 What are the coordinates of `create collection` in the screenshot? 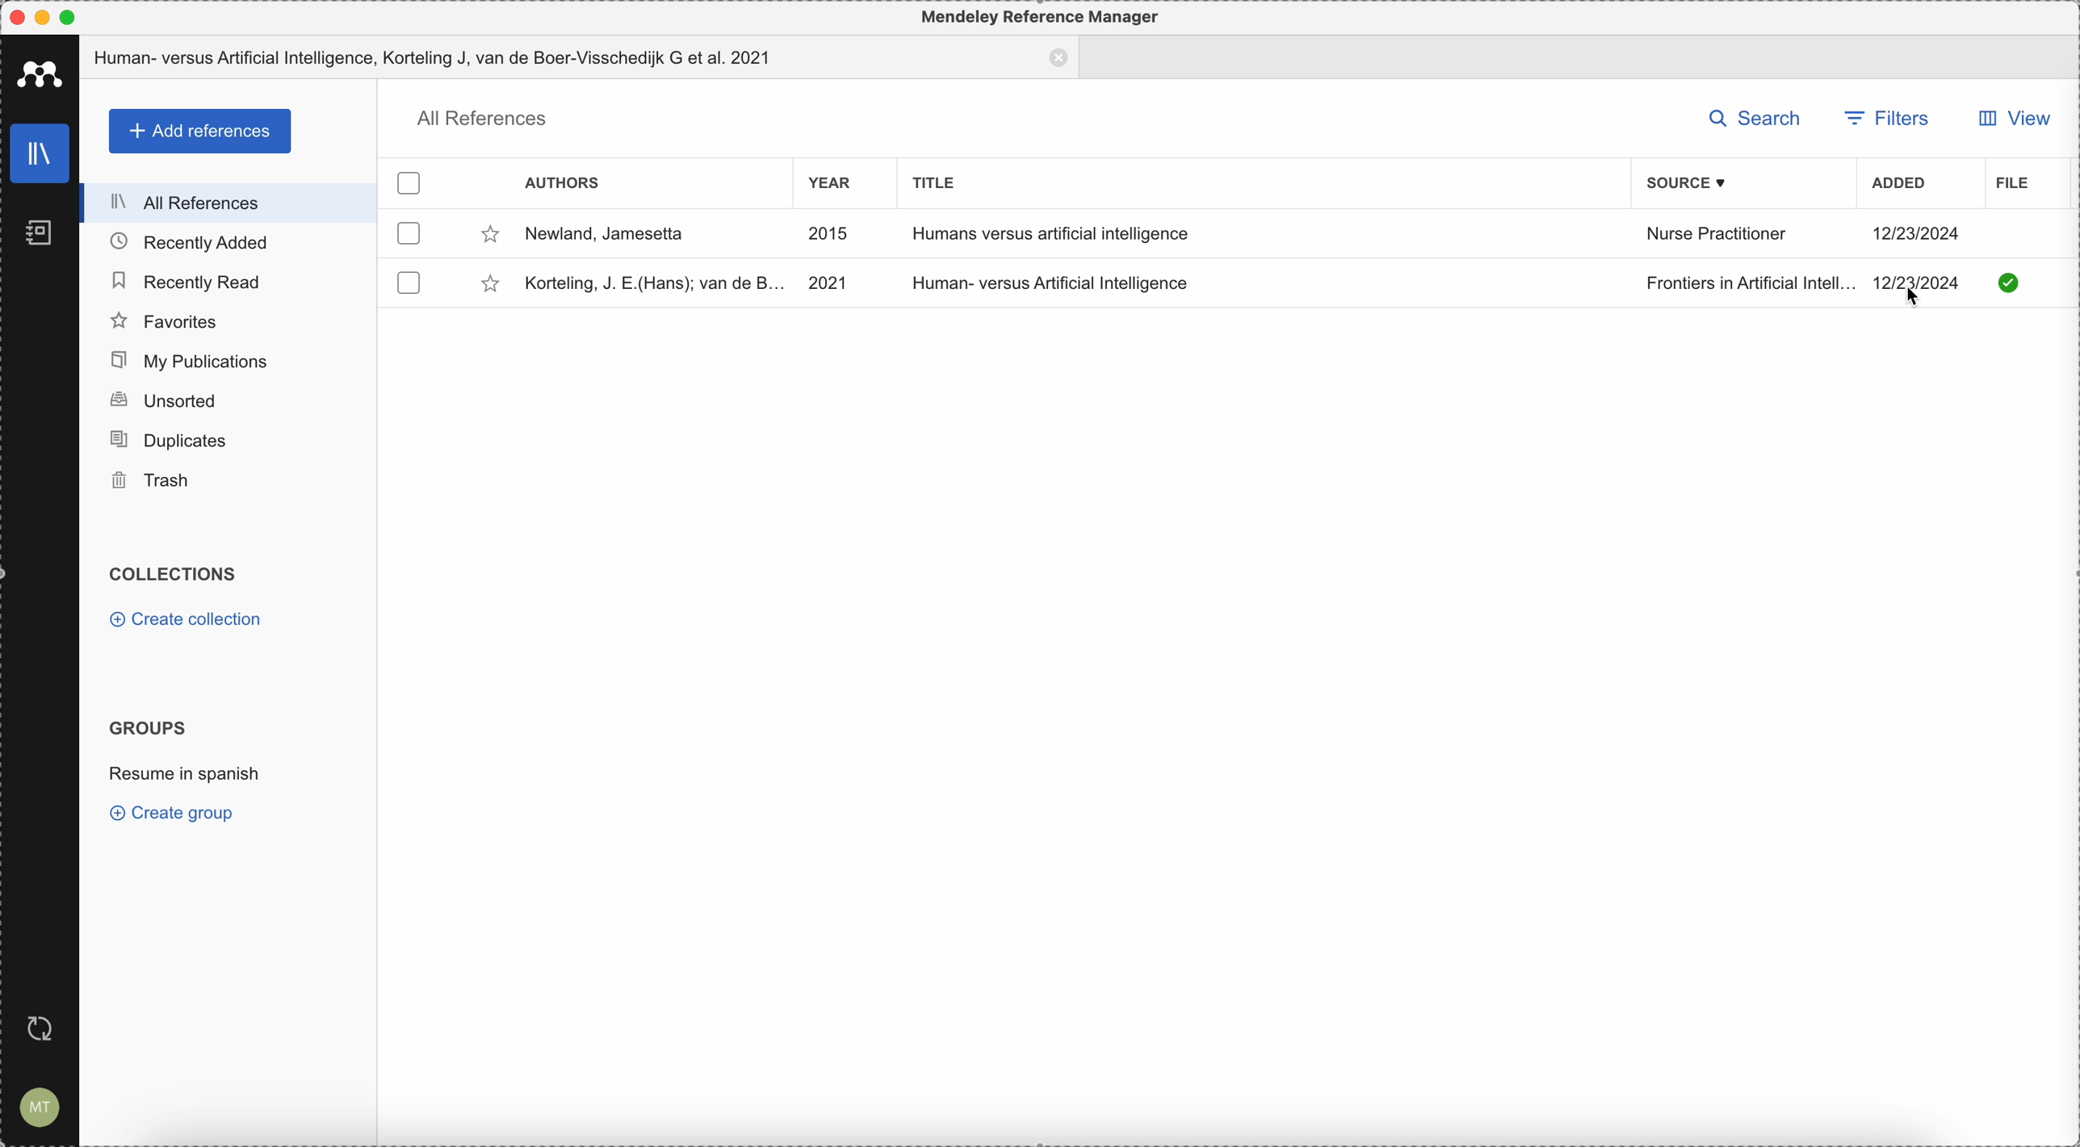 It's located at (185, 620).